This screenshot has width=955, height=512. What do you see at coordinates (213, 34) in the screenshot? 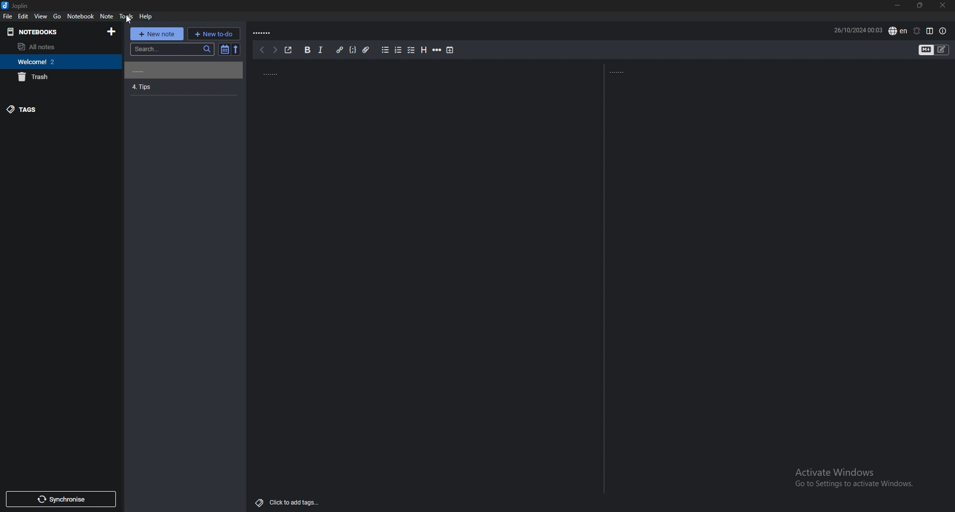
I see `new todo` at bounding box center [213, 34].